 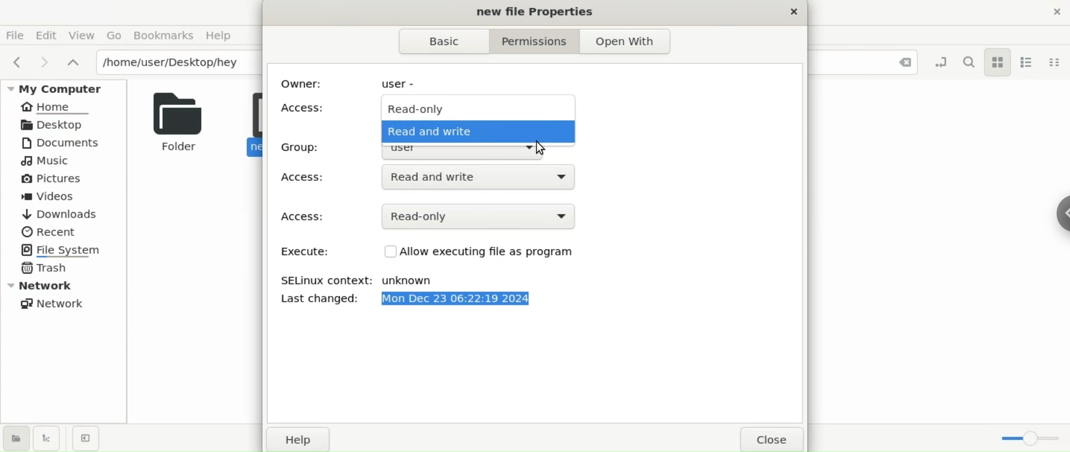 What do you see at coordinates (999, 64) in the screenshot?
I see `icon view` at bounding box center [999, 64].